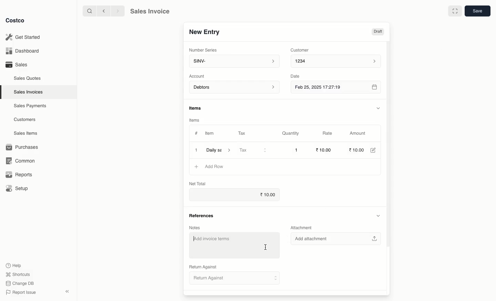 This screenshot has height=301, width=496. Describe the element at coordinates (197, 108) in the screenshot. I see `` at that location.